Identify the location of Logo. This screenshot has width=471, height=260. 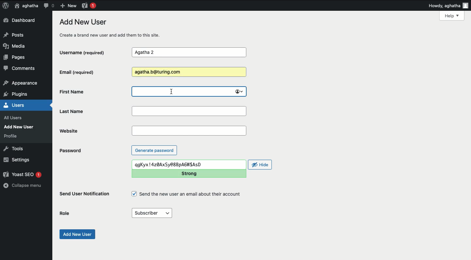
(6, 6).